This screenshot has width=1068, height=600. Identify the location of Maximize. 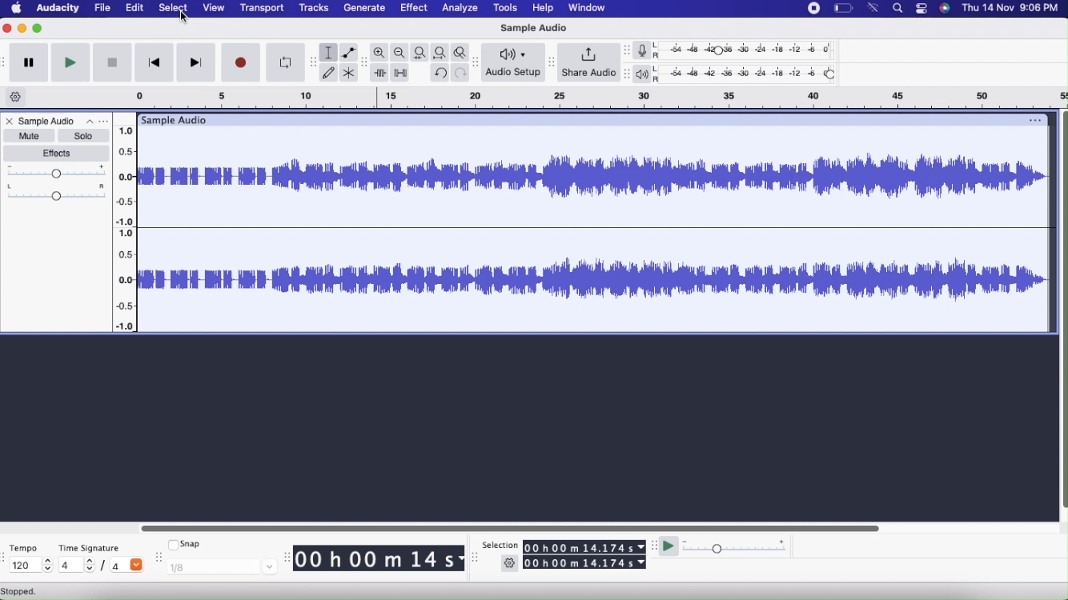
(39, 26).